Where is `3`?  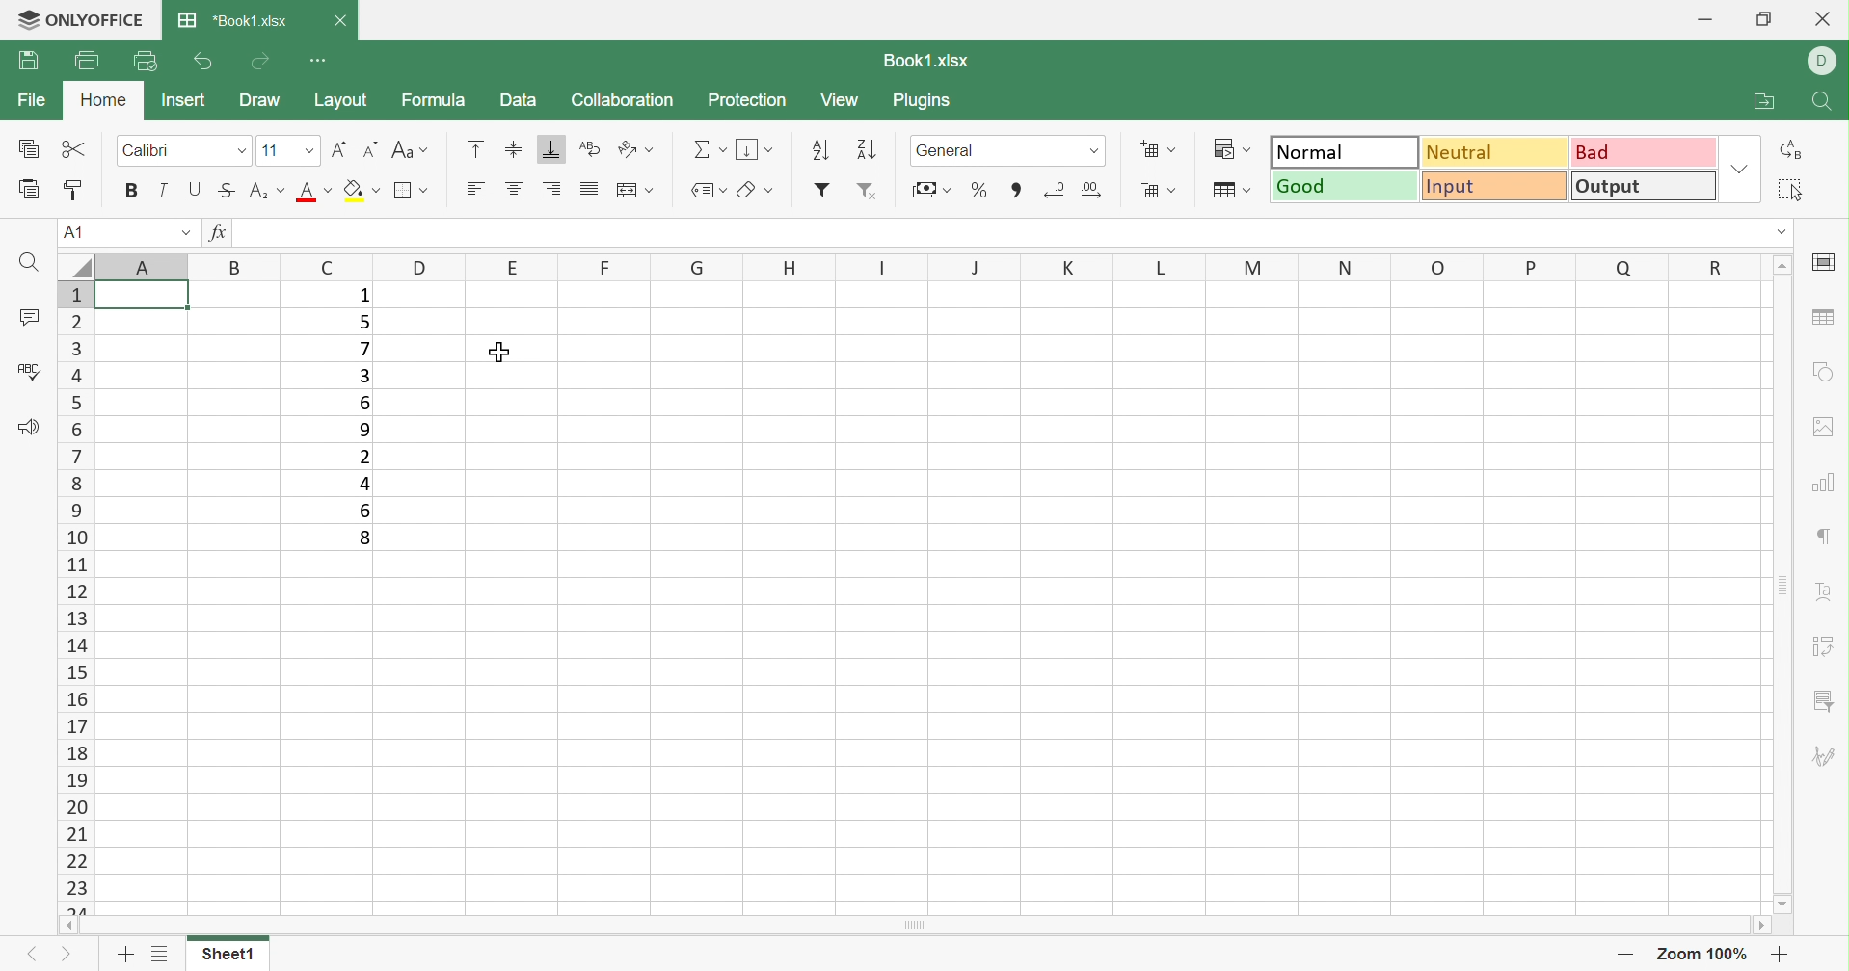 3 is located at coordinates (364, 377).